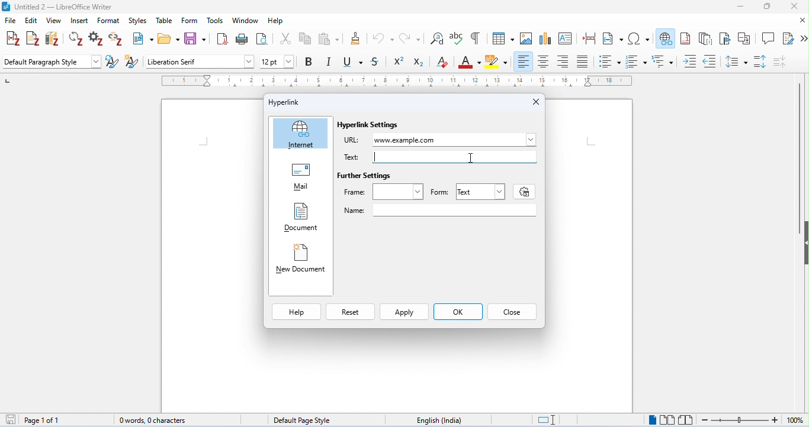 The width and height of the screenshot is (809, 427). Describe the element at coordinates (568, 39) in the screenshot. I see `insert text box` at that location.